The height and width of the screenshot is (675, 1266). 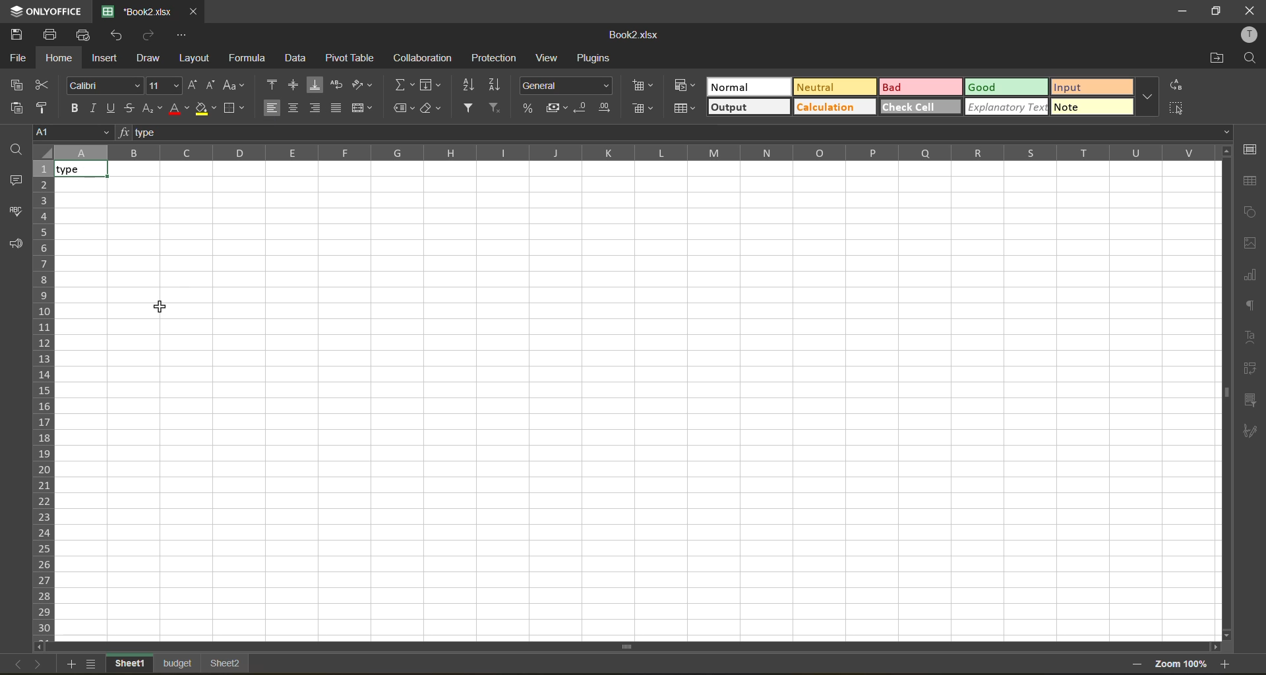 What do you see at coordinates (591, 57) in the screenshot?
I see `plugins` at bounding box center [591, 57].